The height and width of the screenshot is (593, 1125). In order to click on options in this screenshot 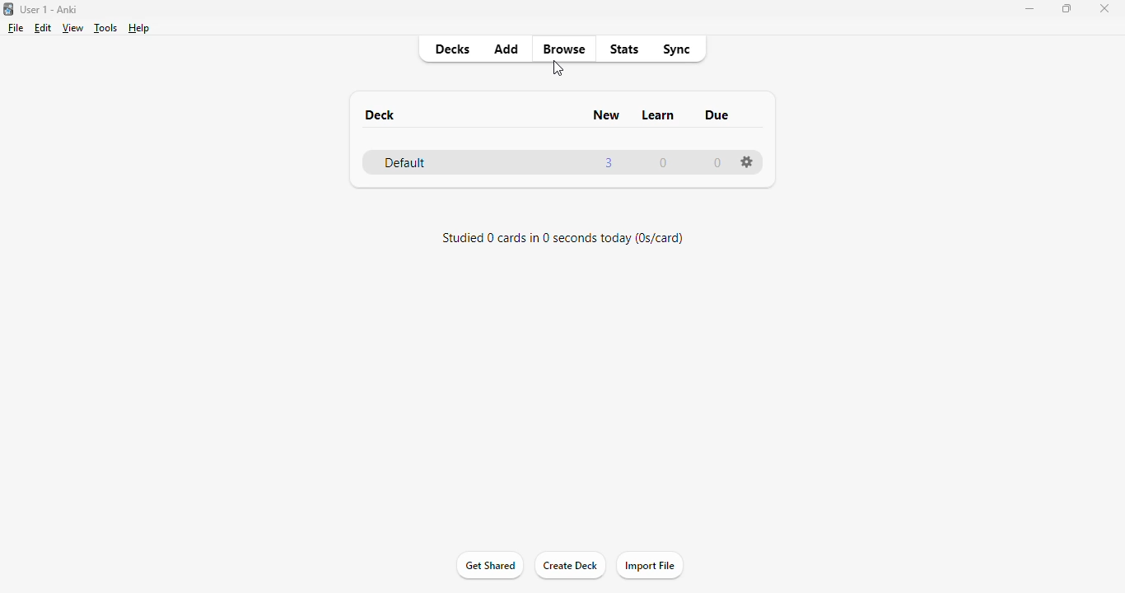, I will do `click(747, 161)`.